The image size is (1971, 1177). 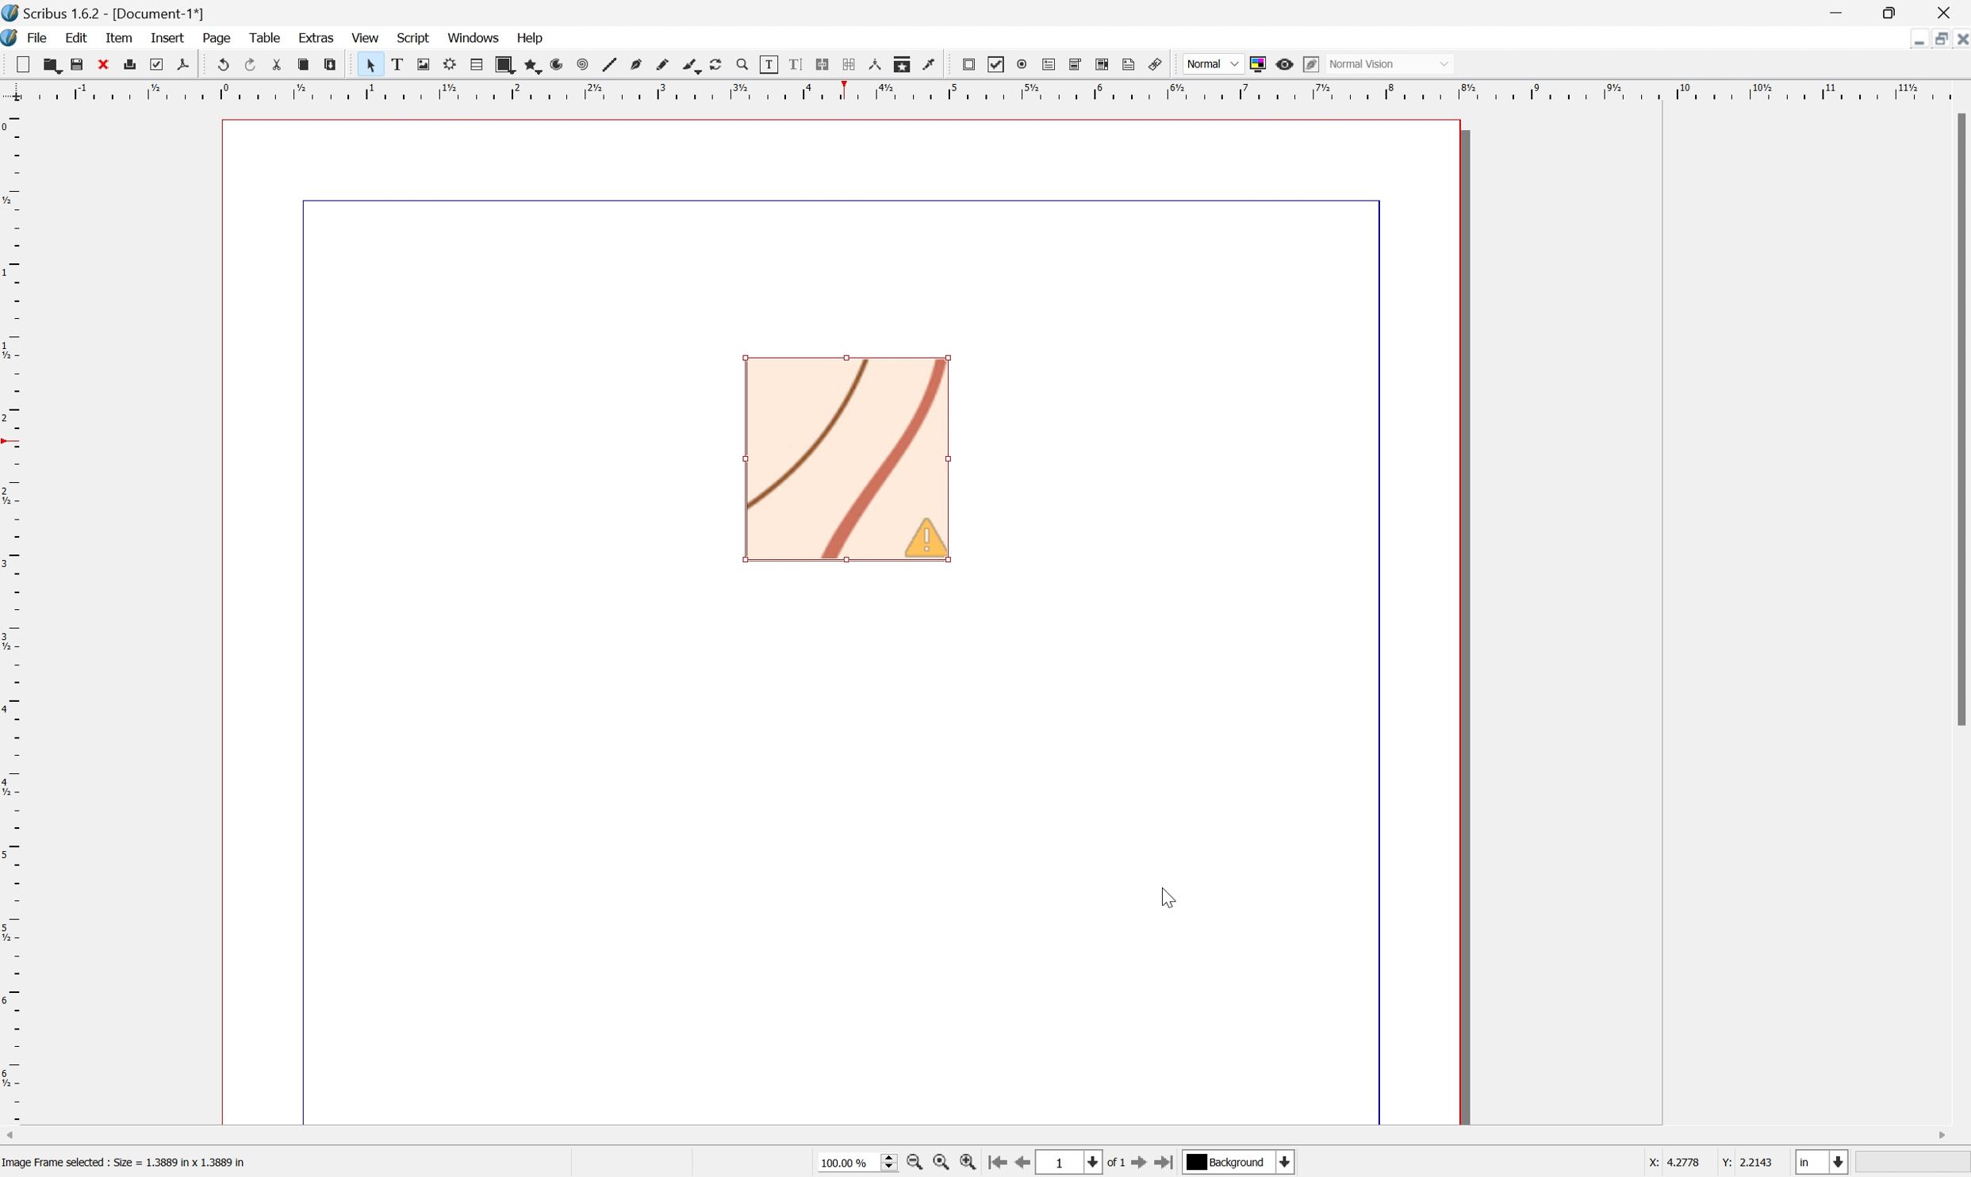 What do you see at coordinates (451, 64) in the screenshot?
I see `Render frame` at bounding box center [451, 64].